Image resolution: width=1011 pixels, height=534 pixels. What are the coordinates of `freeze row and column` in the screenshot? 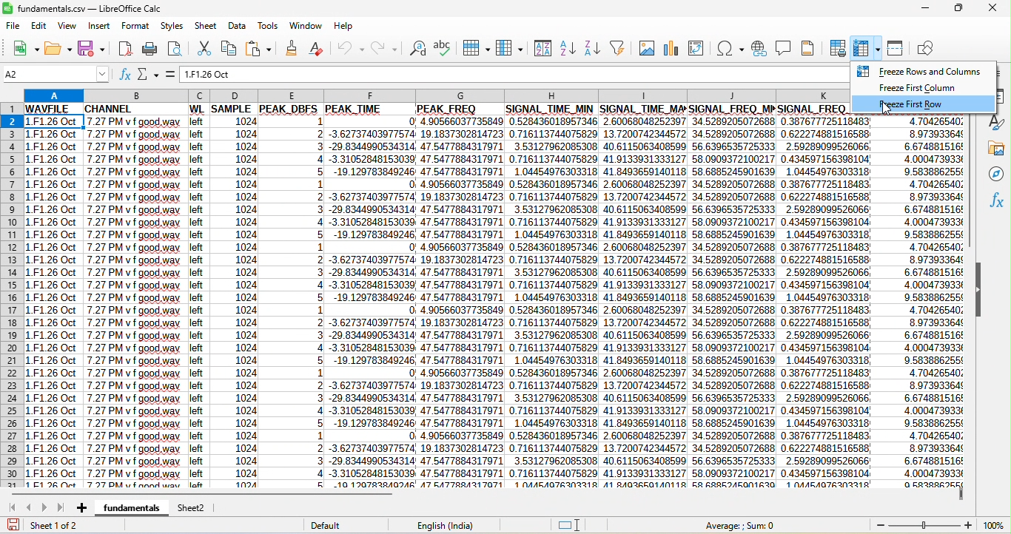 It's located at (868, 46).